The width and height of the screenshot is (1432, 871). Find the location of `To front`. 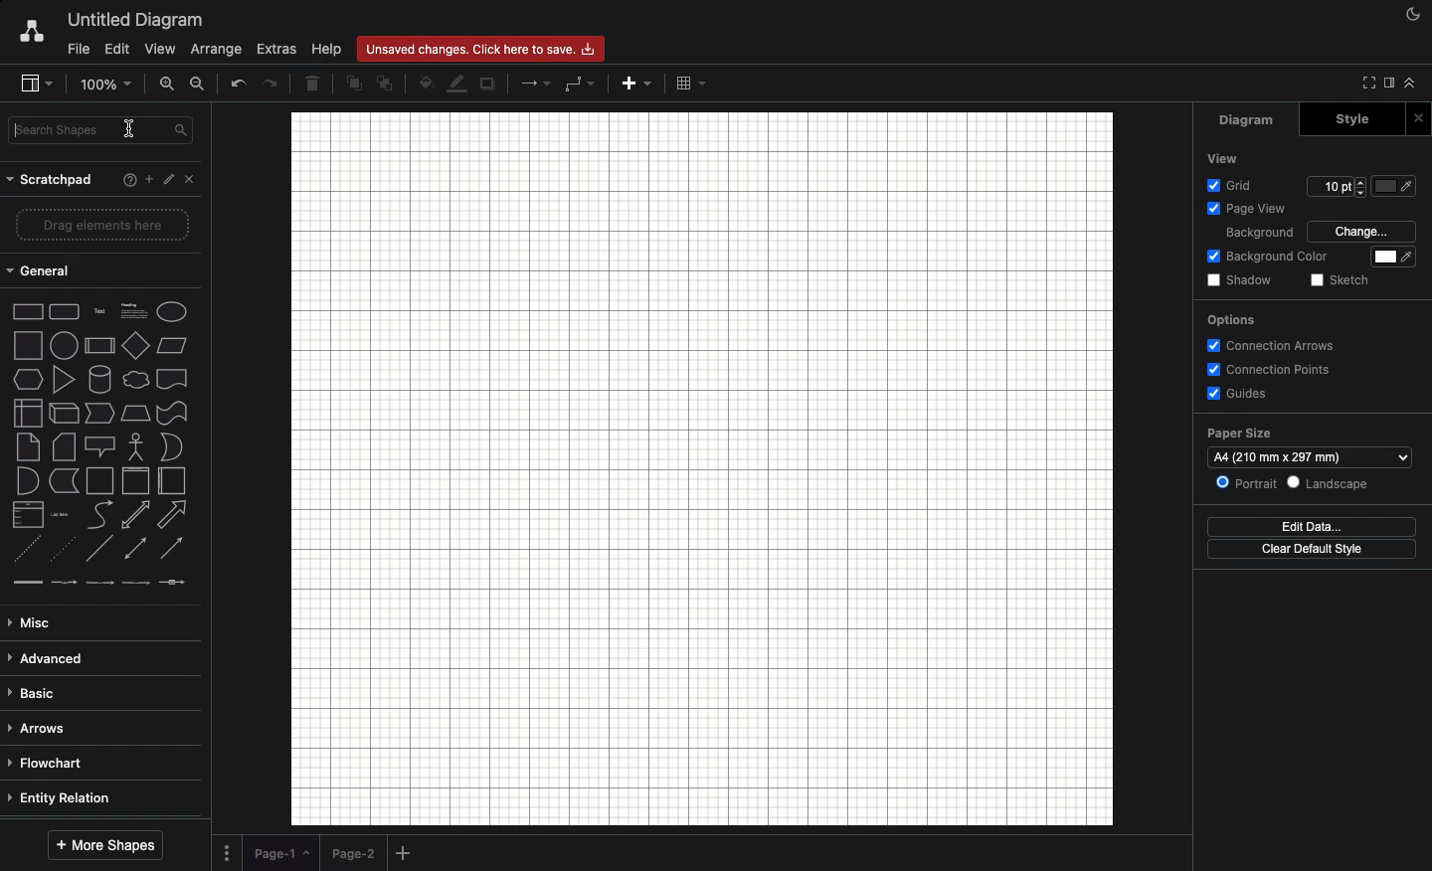

To front is located at coordinates (353, 87).